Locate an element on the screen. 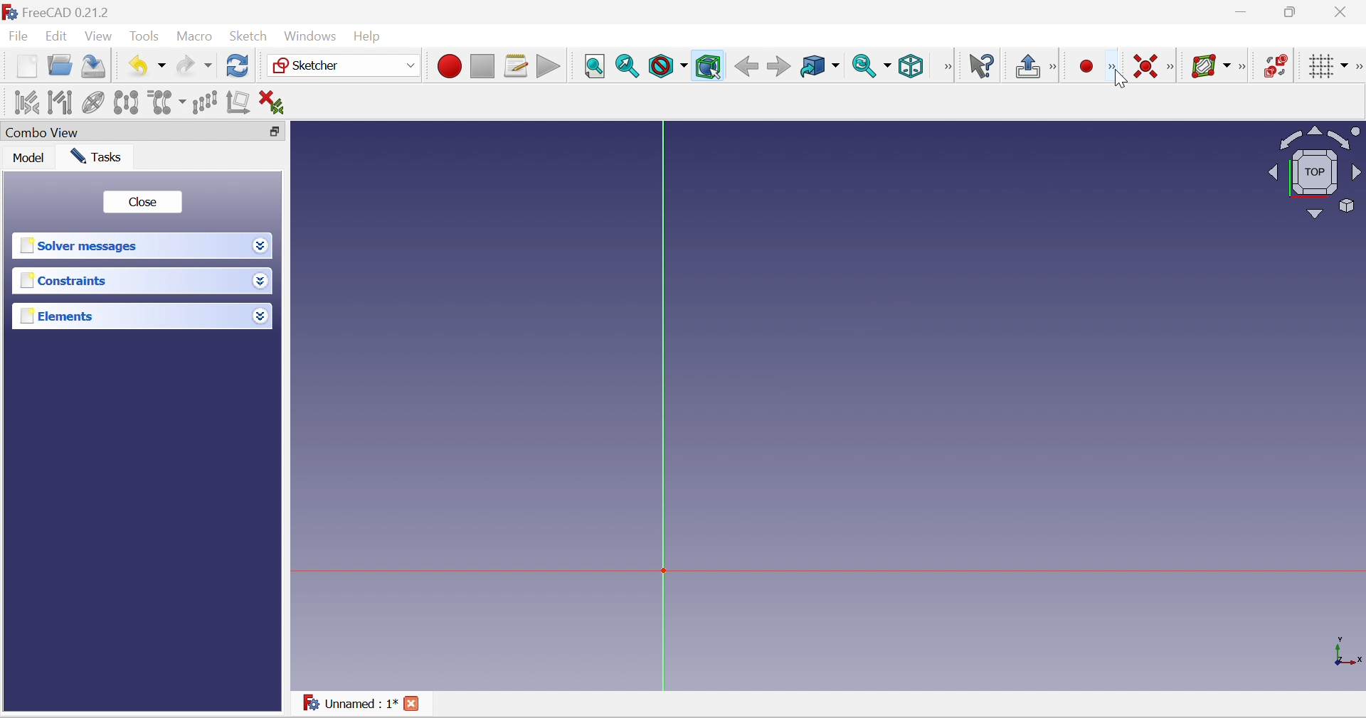 This screenshot has width=1366, height=718. [Sketcher constraints] is located at coordinates (1170, 68).